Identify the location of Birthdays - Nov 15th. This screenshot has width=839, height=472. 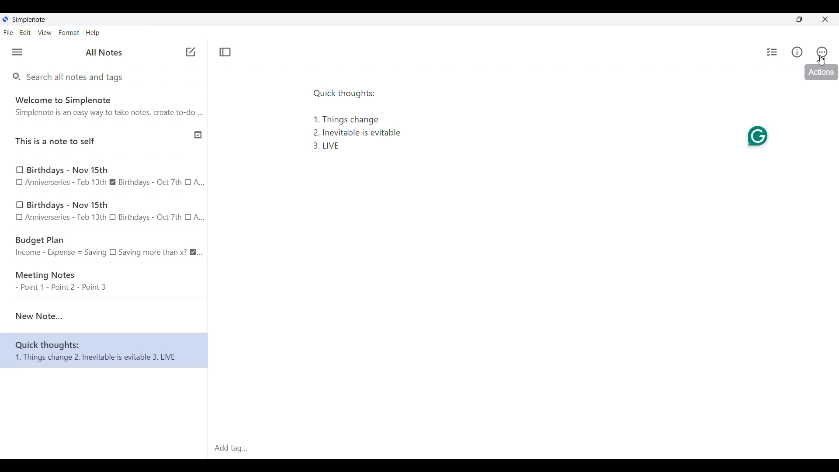
(105, 211).